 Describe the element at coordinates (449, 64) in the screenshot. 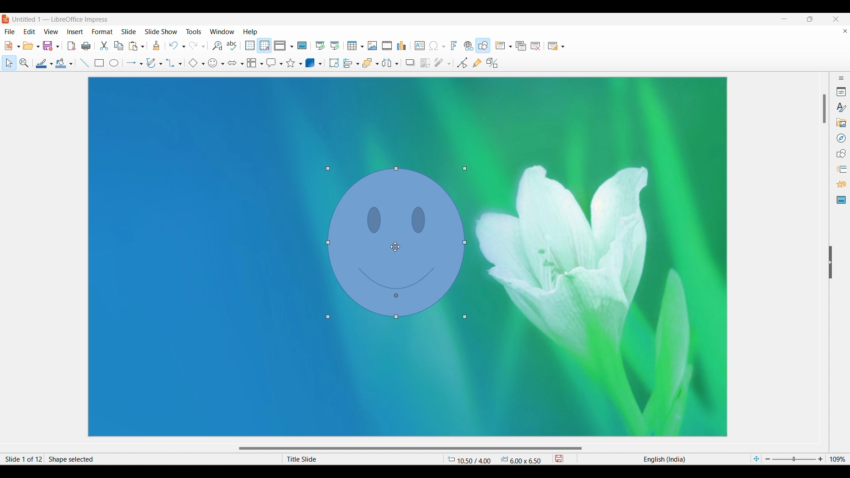

I see `Filter options` at that location.